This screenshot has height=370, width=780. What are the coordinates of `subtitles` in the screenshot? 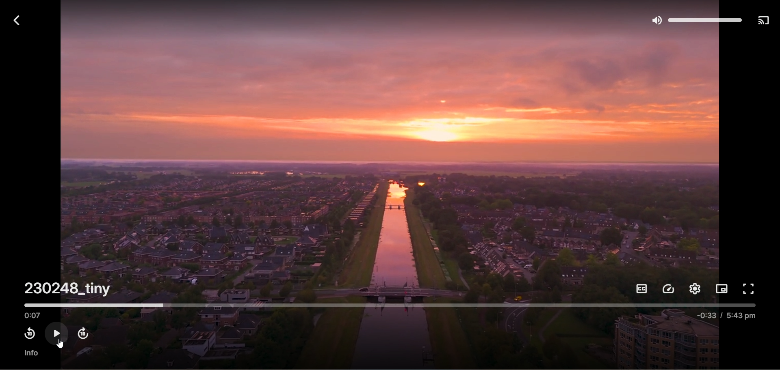 It's located at (640, 289).